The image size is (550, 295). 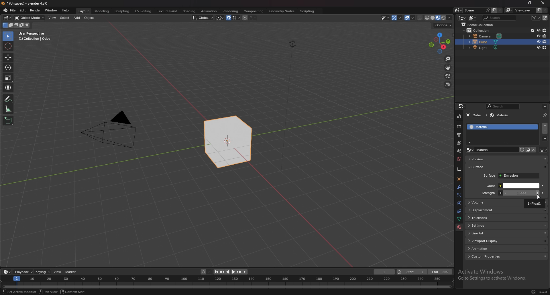 I want to click on reduce strength, so click(x=505, y=193).